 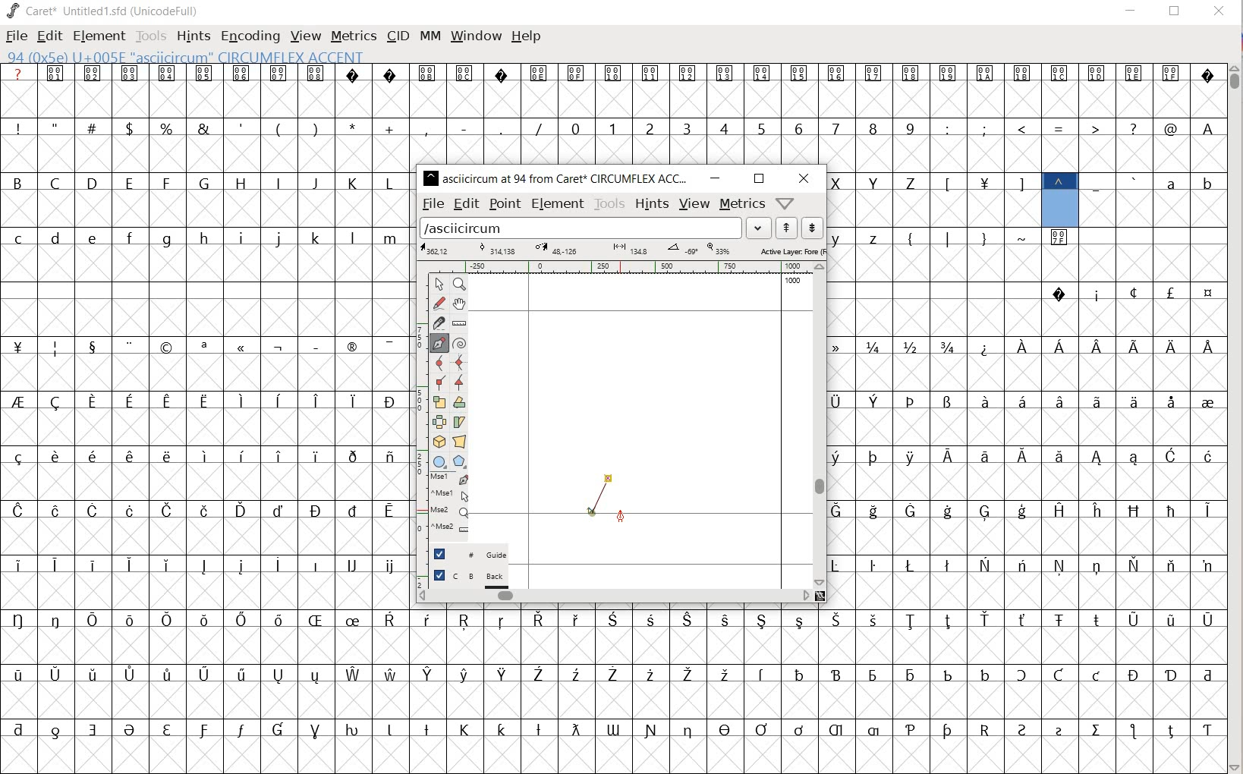 What do you see at coordinates (437, 323) in the screenshot?
I see `cut splines in two` at bounding box center [437, 323].